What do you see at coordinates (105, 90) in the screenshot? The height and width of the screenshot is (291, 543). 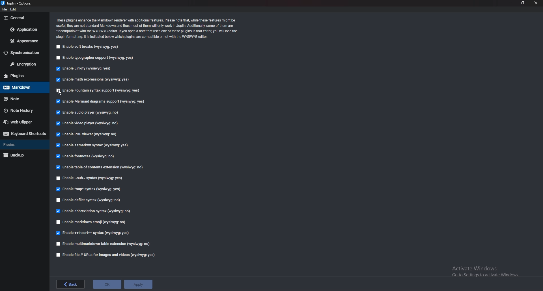 I see `enable fountain syntax` at bounding box center [105, 90].